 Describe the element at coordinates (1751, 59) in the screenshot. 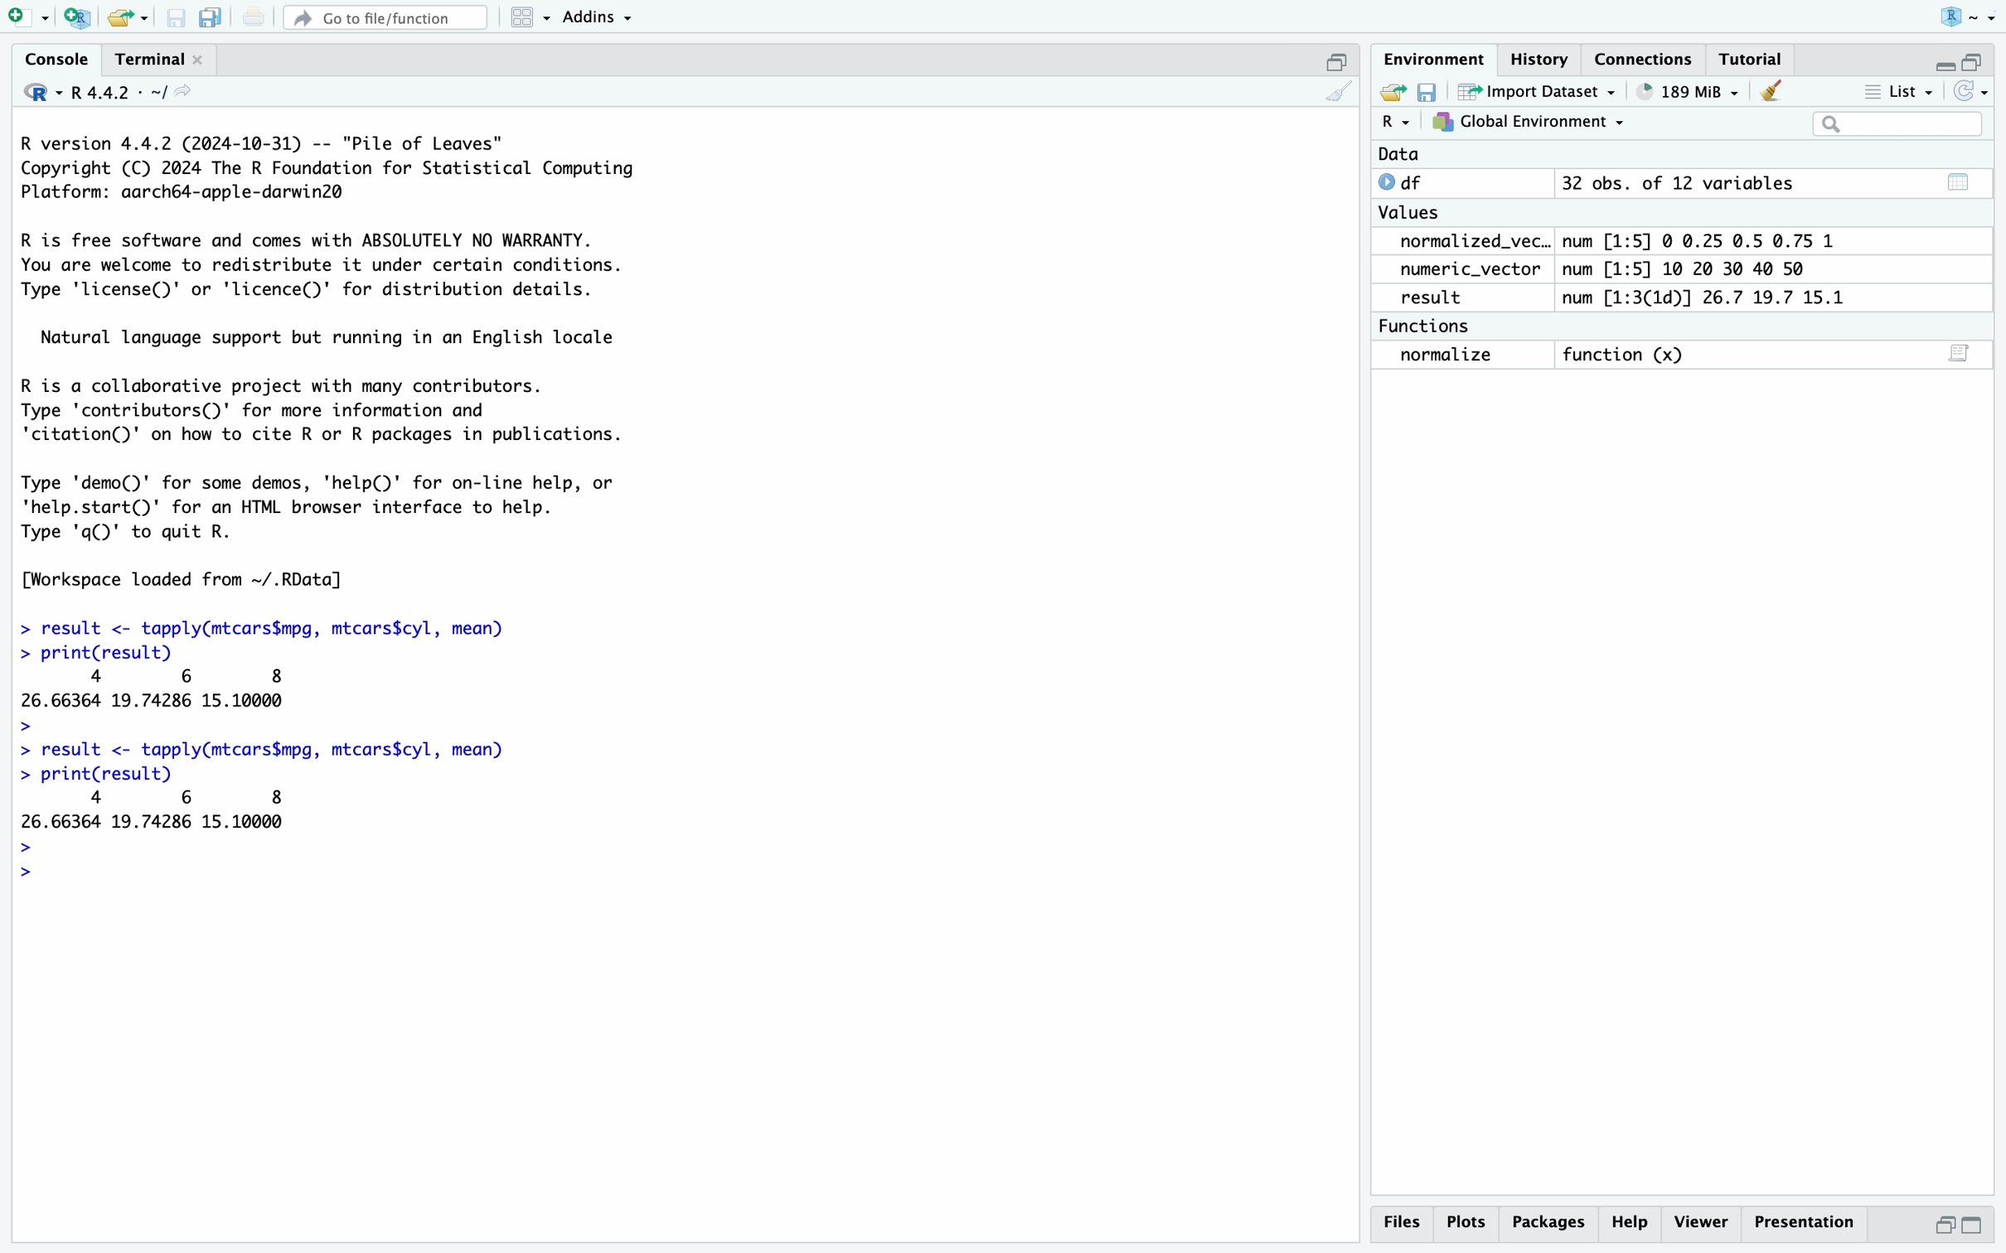

I see `Tutorial` at that location.